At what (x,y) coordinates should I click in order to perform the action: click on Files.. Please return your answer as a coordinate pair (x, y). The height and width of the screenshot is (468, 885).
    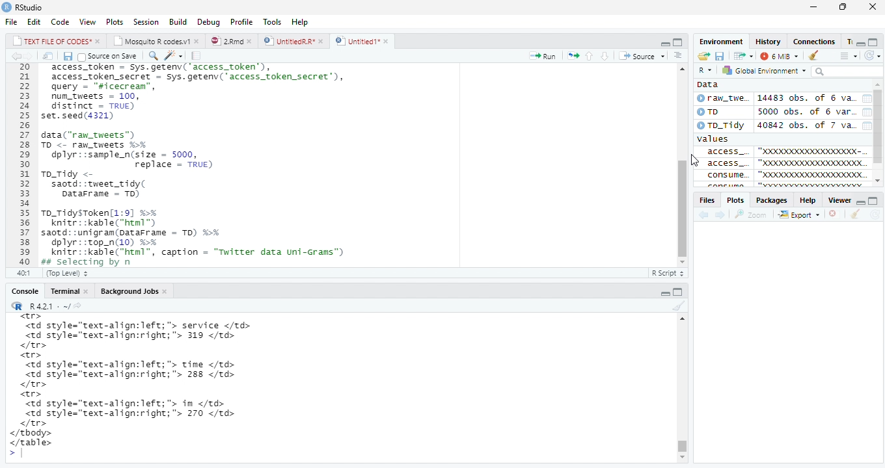
    Looking at the image, I should click on (706, 200).